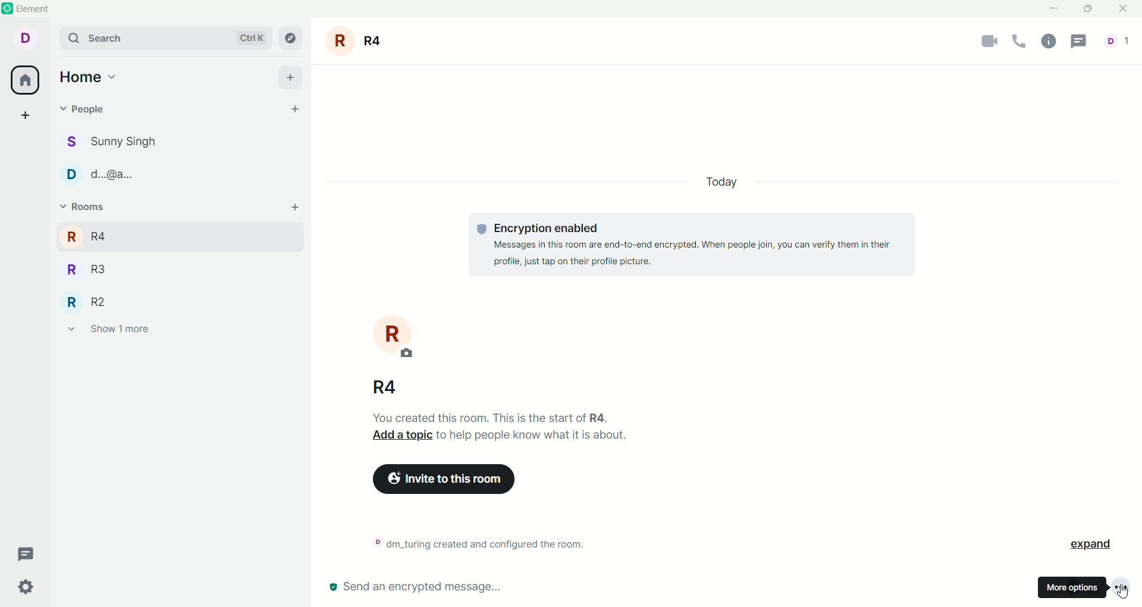 The height and width of the screenshot is (607, 1142). I want to click on explore rooms, so click(291, 37).